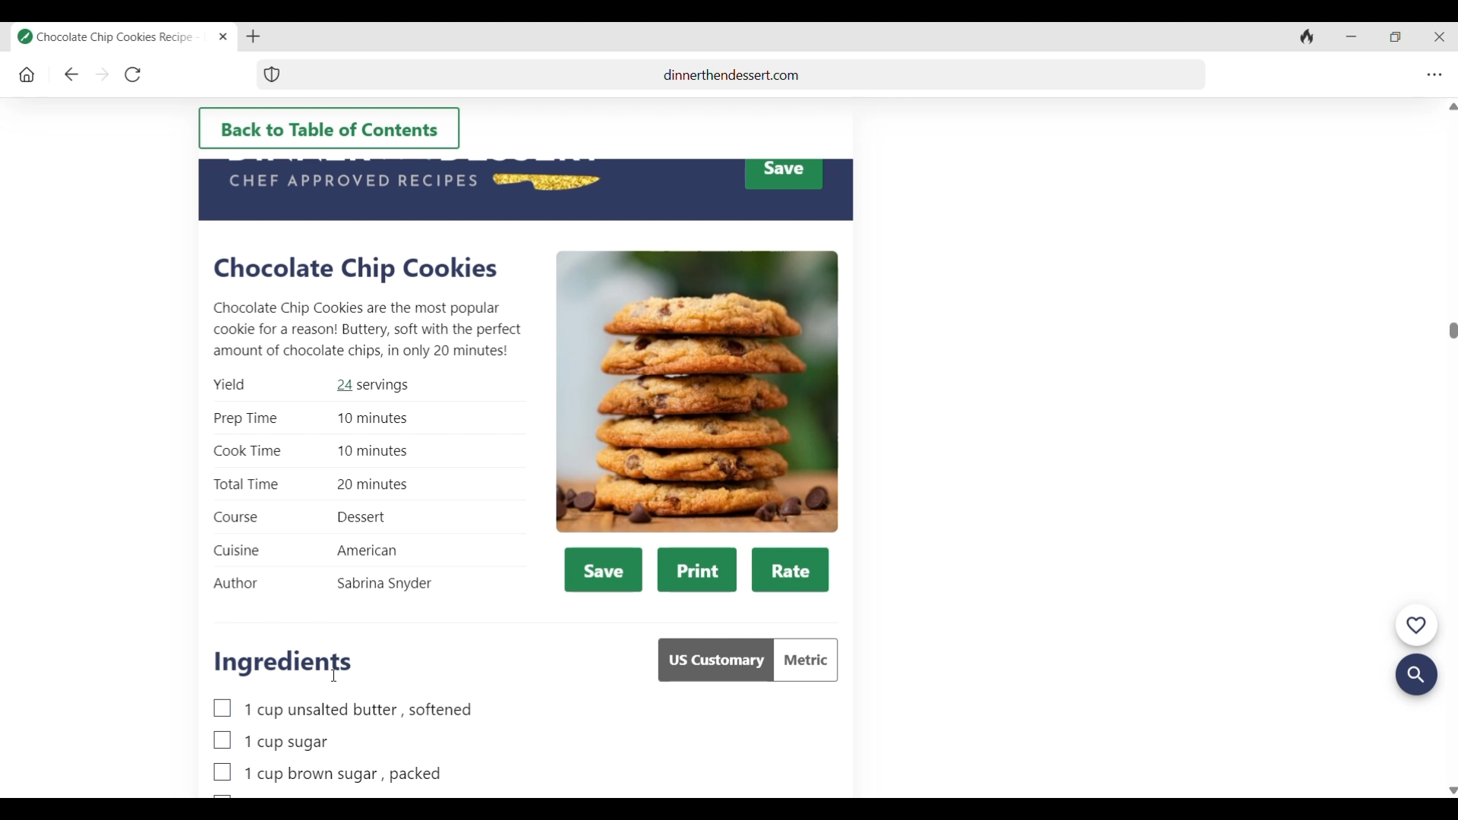  I want to click on CHEF APPROVED RECIPES, so click(351, 181).